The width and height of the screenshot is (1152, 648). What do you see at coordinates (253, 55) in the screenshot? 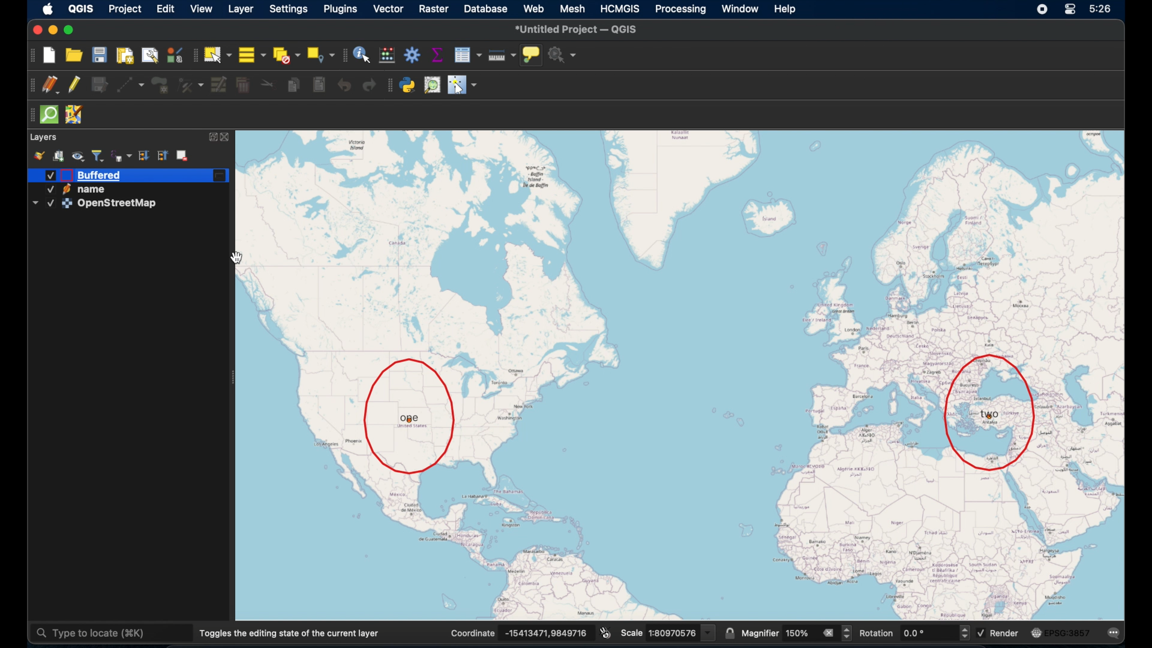
I see `select all features` at bounding box center [253, 55].